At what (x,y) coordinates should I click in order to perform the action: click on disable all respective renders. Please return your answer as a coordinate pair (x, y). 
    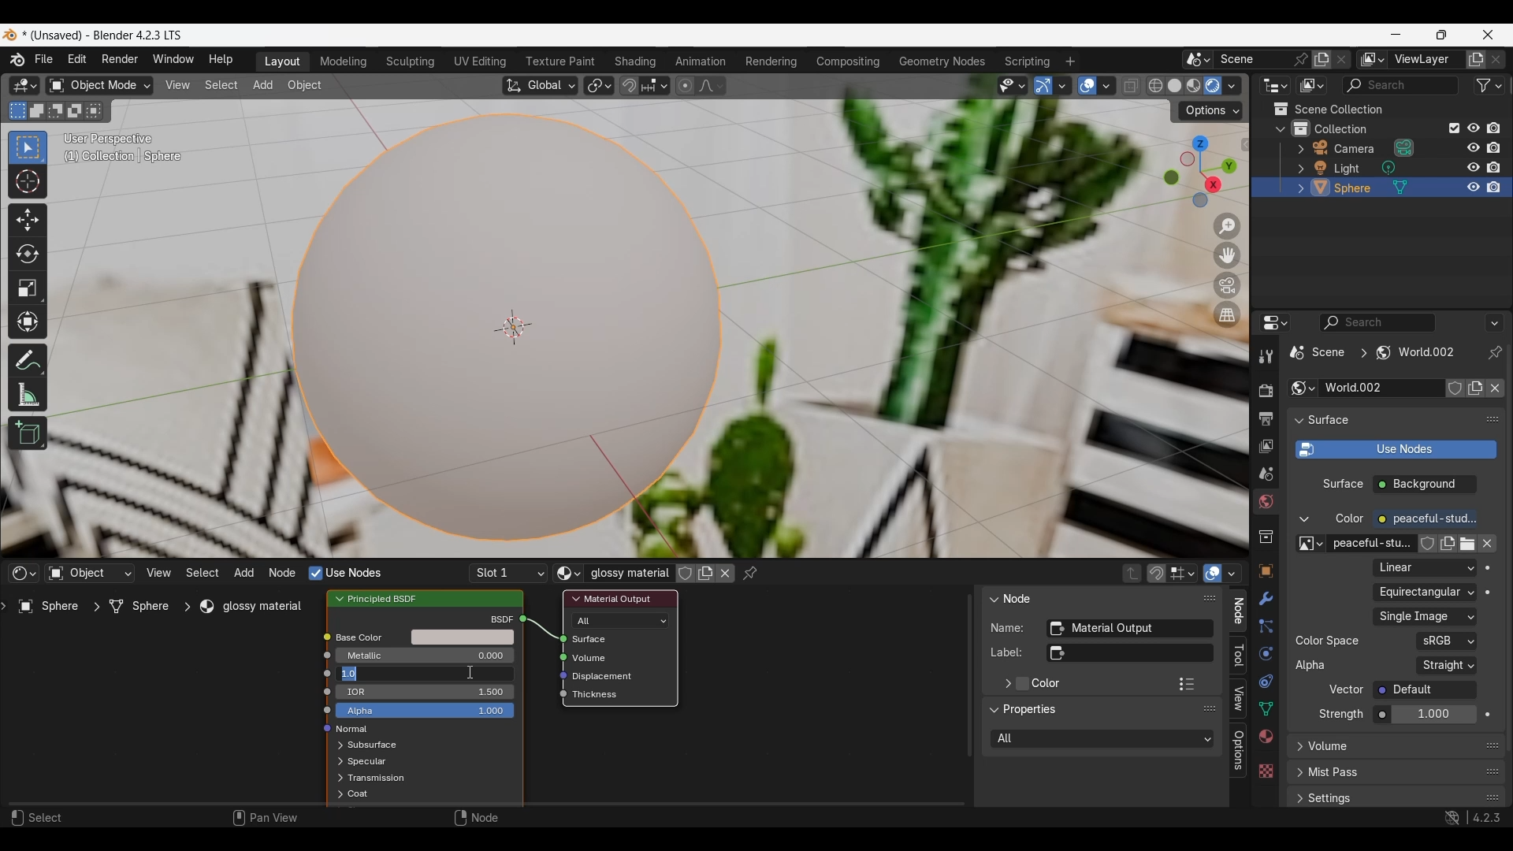
    Looking at the image, I should click on (1500, 188).